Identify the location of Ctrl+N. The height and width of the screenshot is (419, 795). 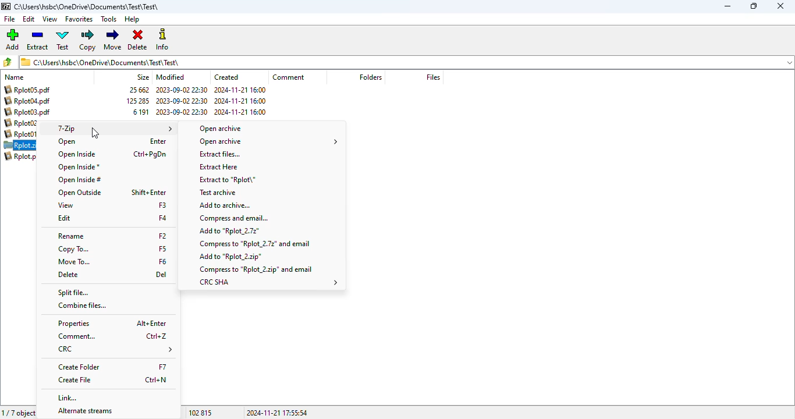
(158, 380).